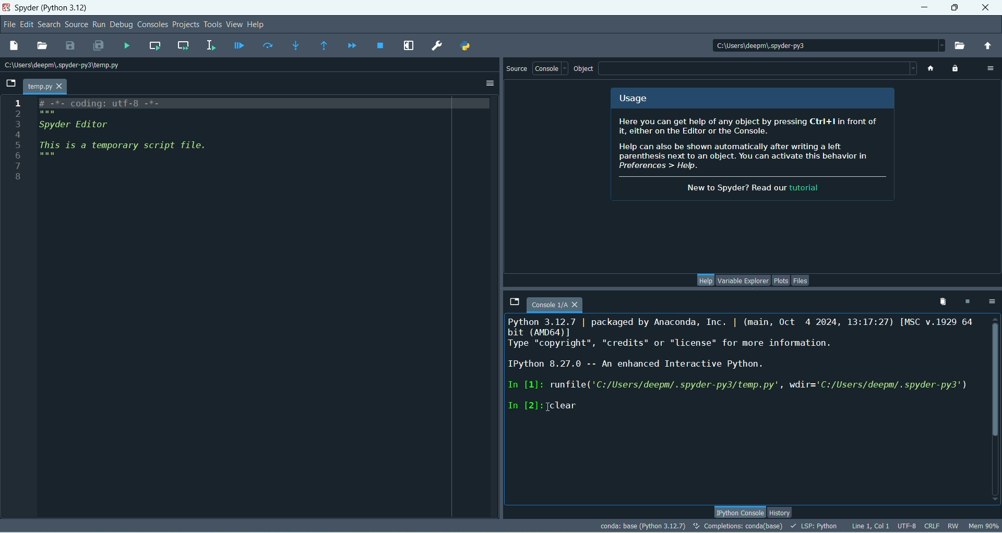 Image resolution: width=1002 pixels, height=533 pixels. Describe the element at coordinates (993, 409) in the screenshot. I see `vertical scroll bar` at that location.